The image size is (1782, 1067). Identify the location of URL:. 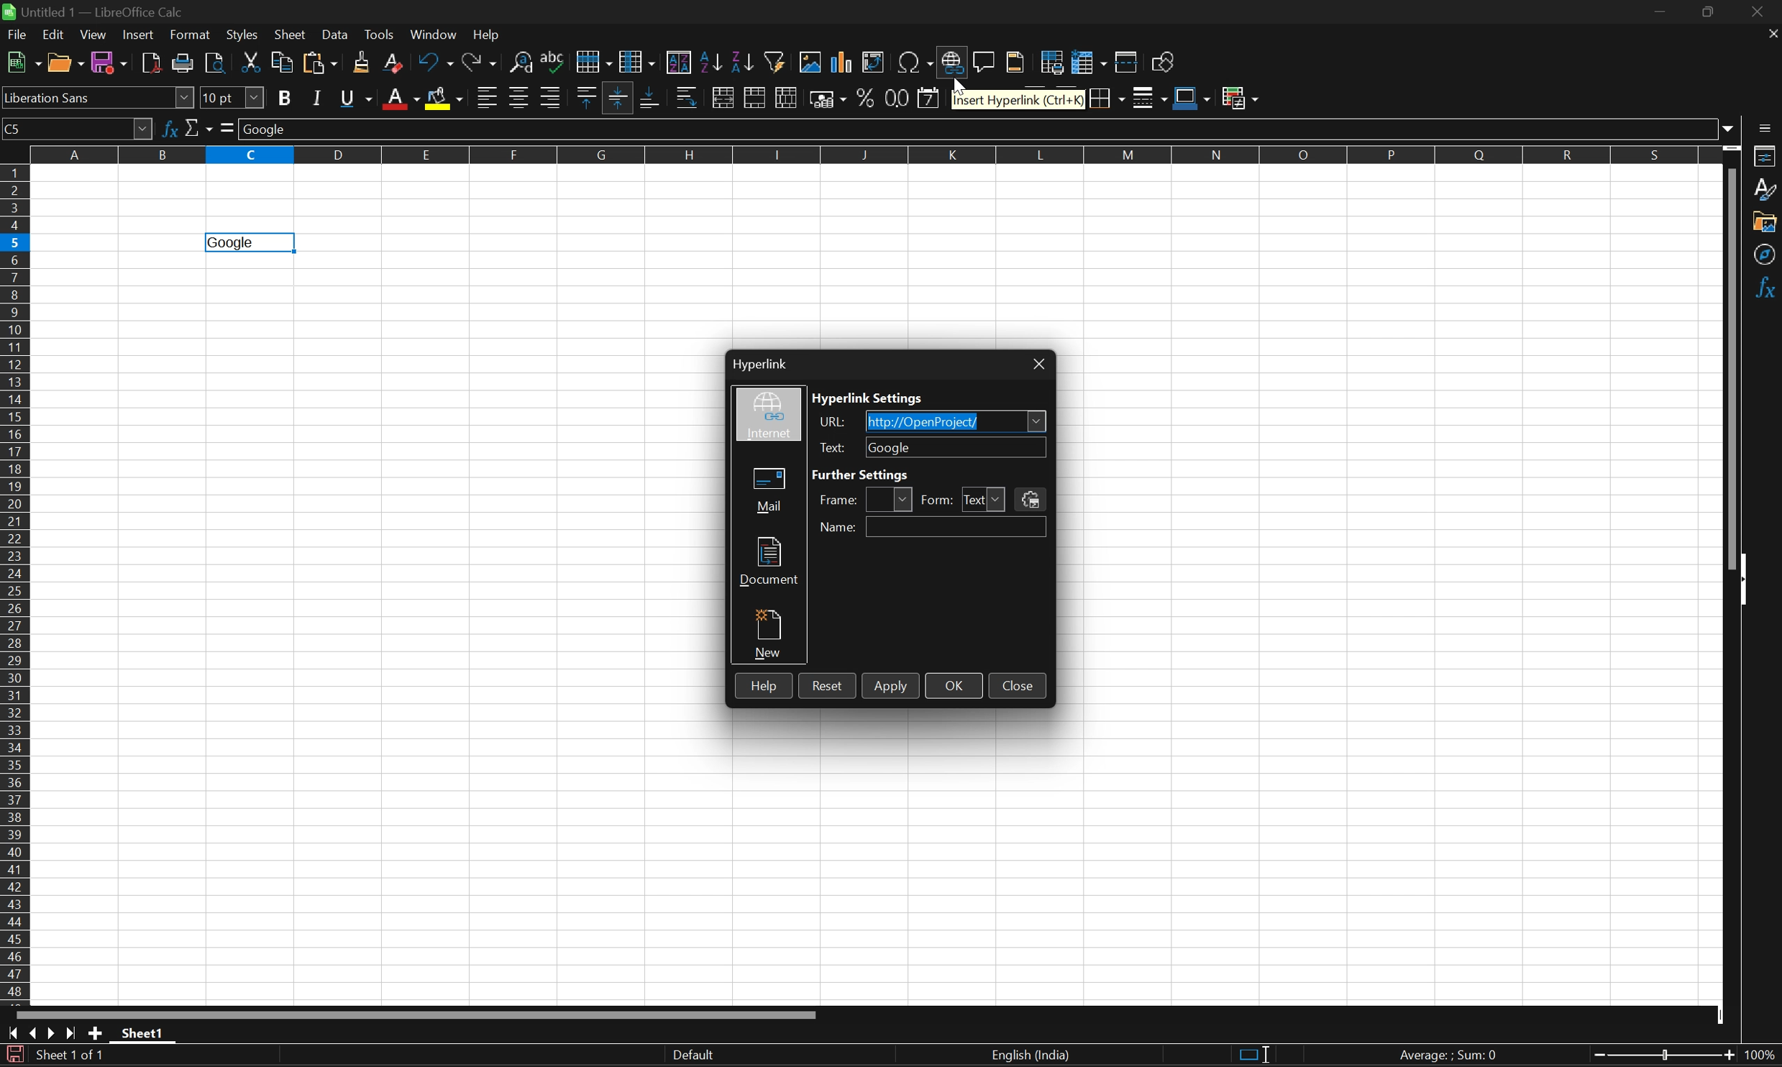
(836, 423).